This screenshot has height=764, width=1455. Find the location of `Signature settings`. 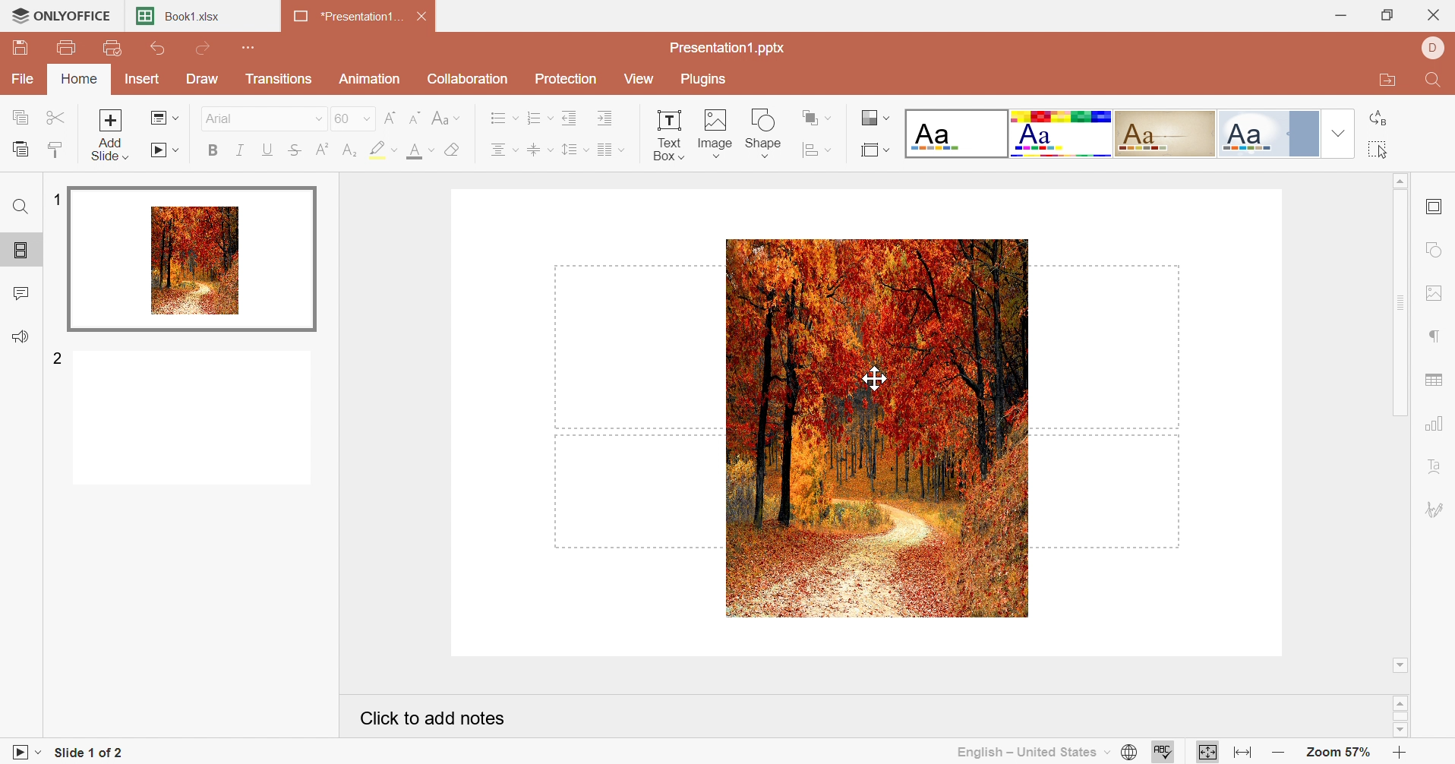

Signature settings is located at coordinates (1437, 510).